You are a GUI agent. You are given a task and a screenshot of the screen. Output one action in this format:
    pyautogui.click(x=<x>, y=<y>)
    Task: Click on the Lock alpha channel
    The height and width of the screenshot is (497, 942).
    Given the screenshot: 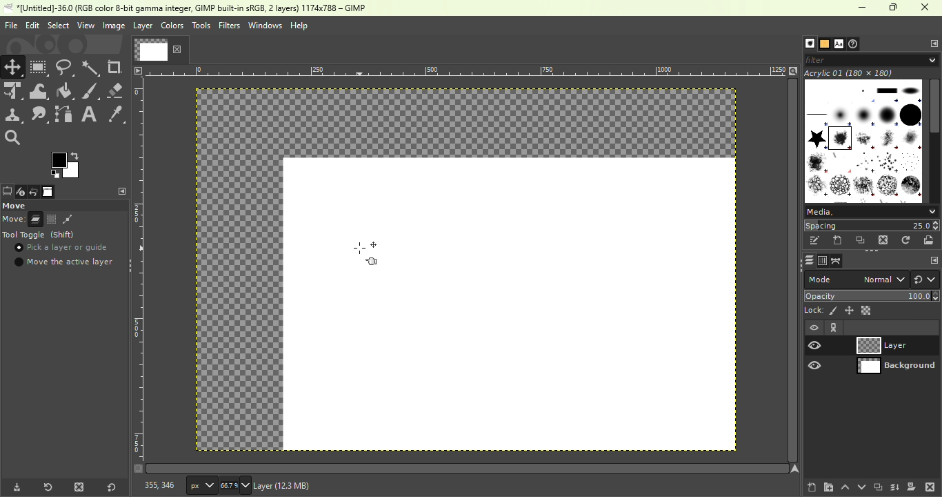 What is the action you would take?
    pyautogui.click(x=867, y=310)
    